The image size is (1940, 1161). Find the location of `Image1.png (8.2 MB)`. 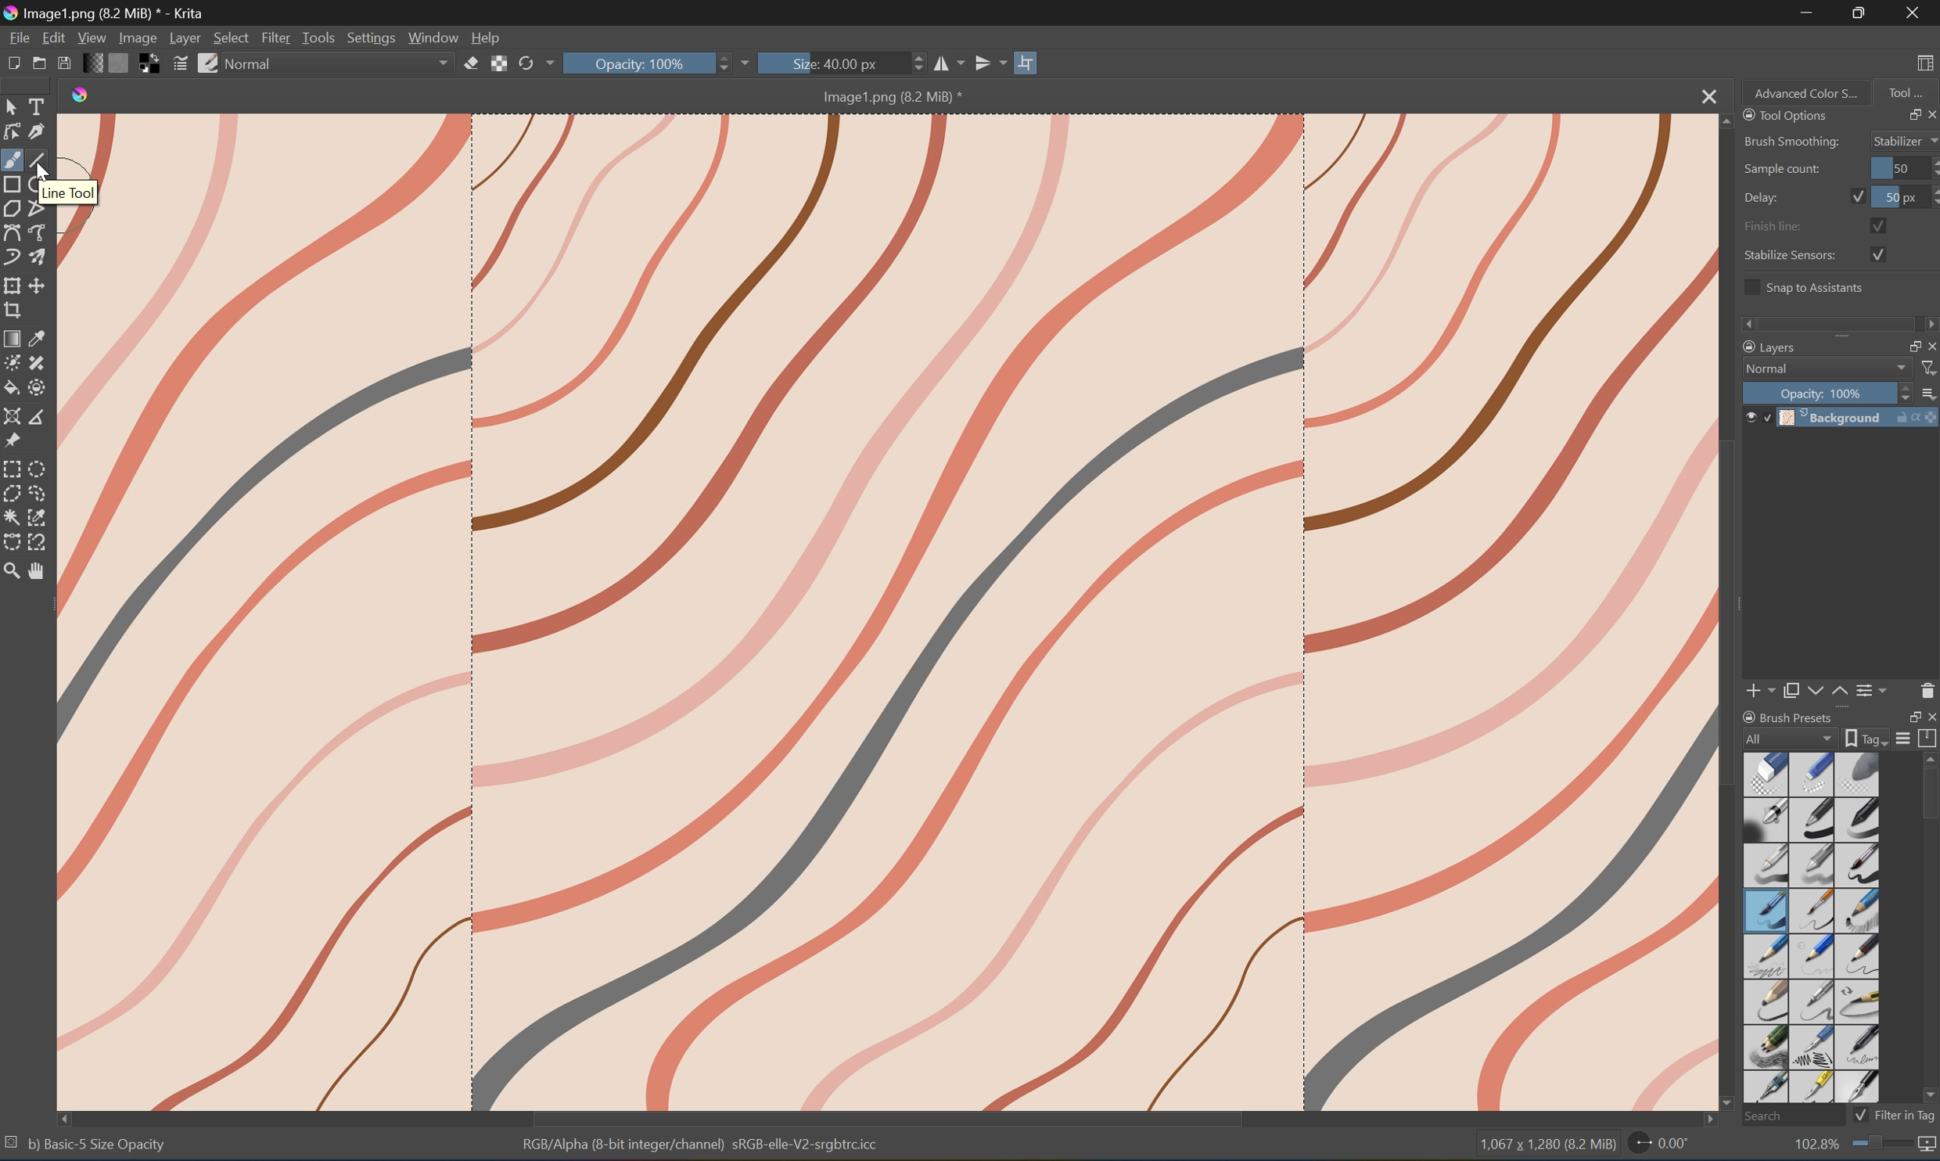

Image1.png (8.2 MB) is located at coordinates (886, 96).